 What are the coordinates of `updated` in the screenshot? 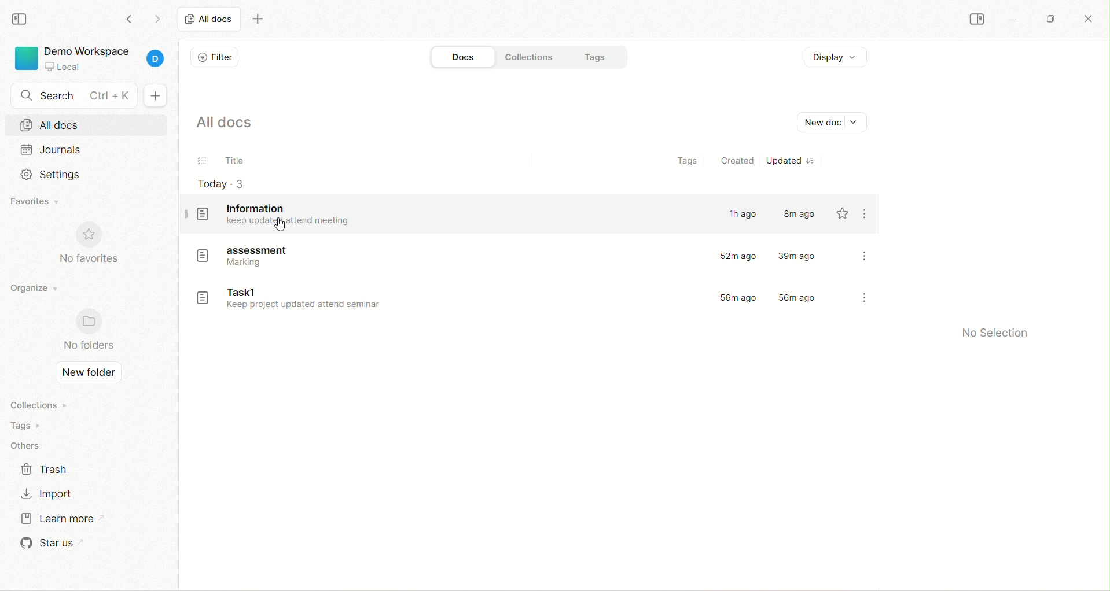 It's located at (792, 160).